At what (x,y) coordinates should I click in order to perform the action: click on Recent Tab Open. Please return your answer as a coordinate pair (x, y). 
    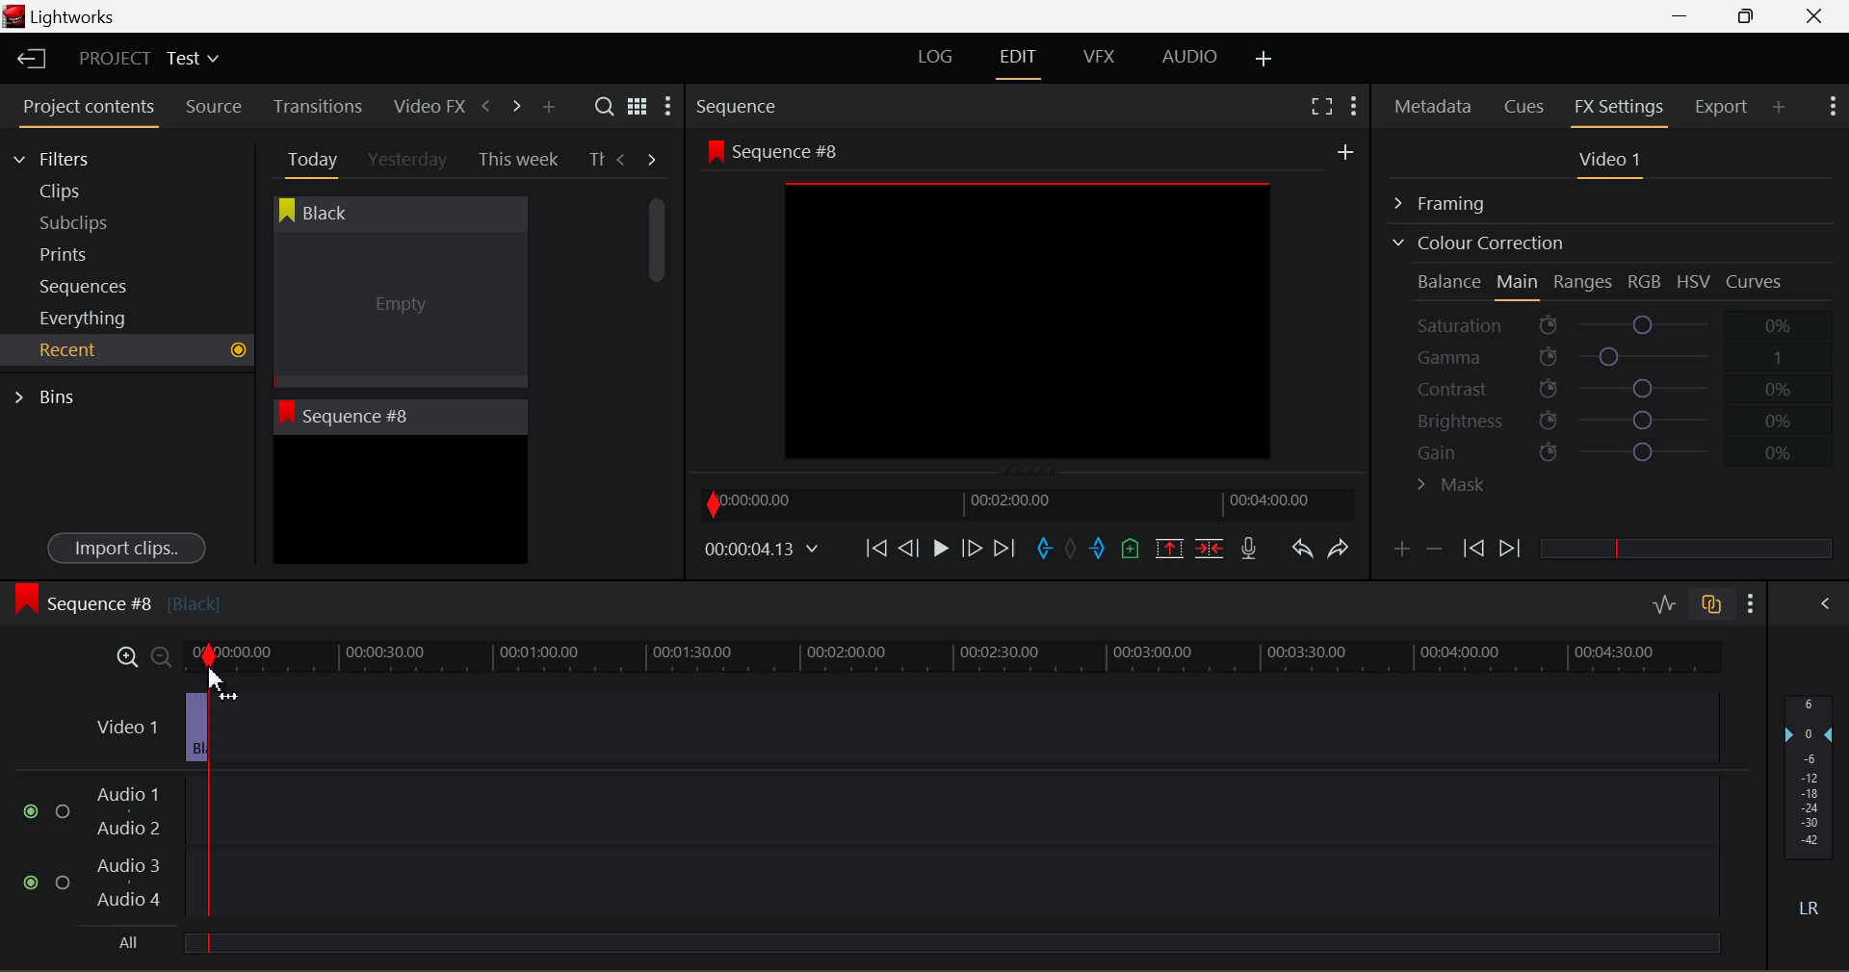
    Looking at the image, I should click on (127, 350).